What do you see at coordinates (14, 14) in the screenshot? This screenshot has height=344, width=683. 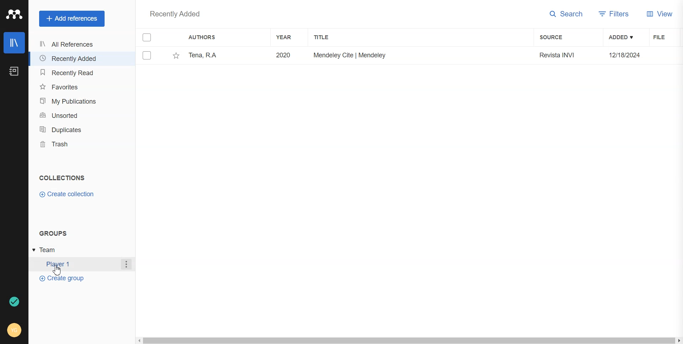 I see `Logo` at bounding box center [14, 14].